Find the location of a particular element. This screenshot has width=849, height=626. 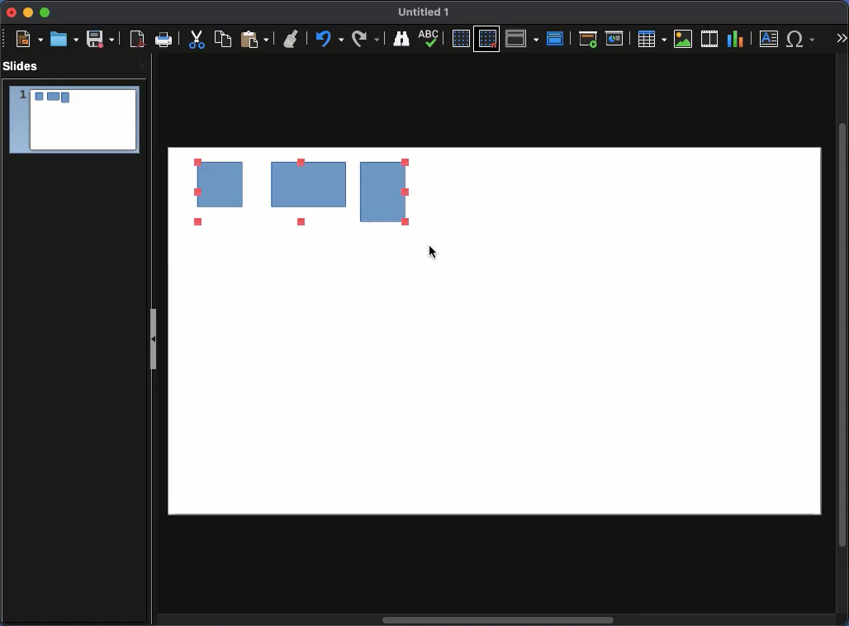

Name is located at coordinates (425, 11).